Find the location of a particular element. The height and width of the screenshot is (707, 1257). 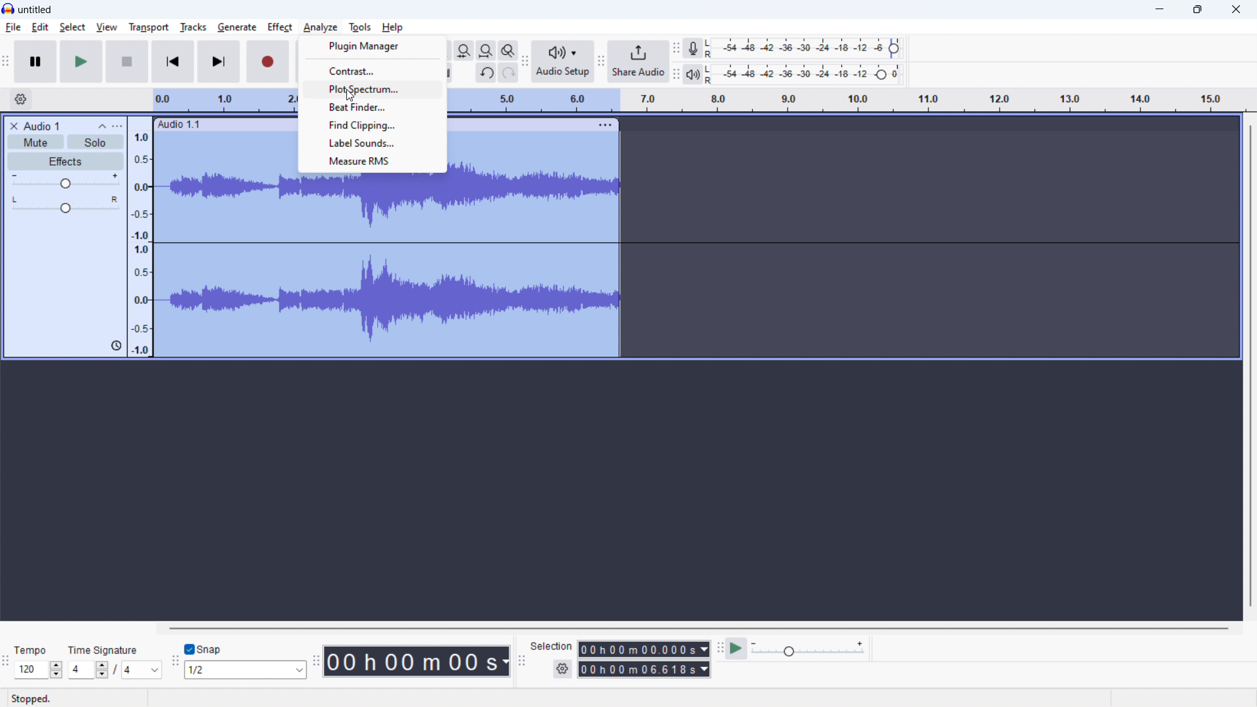

skip to start is located at coordinates (173, 62).